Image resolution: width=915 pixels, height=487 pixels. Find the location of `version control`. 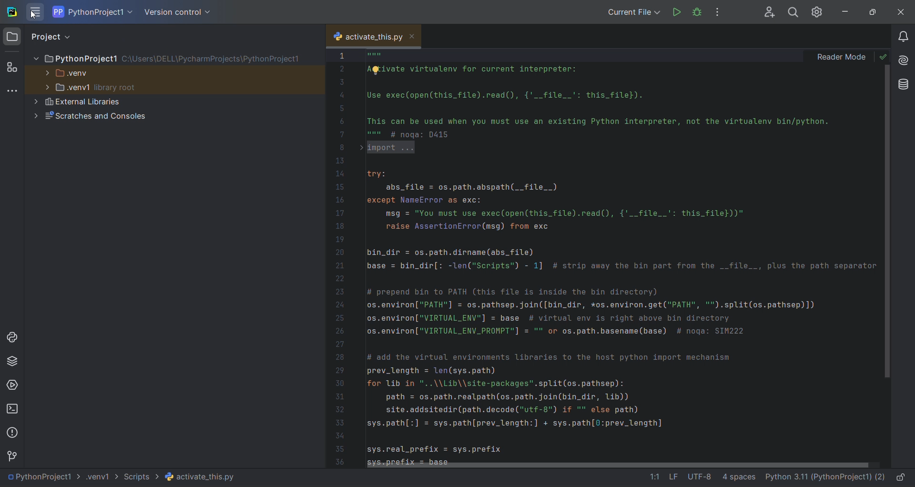

version control is located at coordinates (12, 457).